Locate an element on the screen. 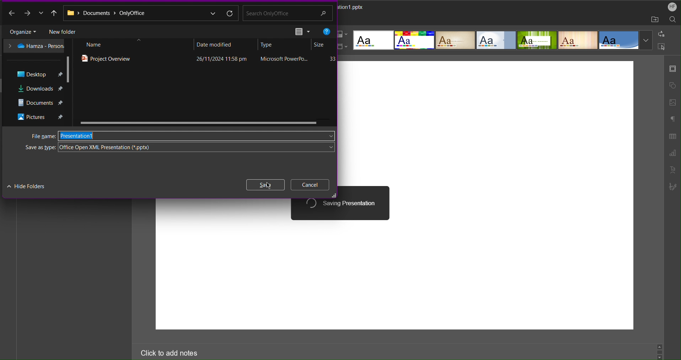 Image resolution: width=681 pixels, height=360 pixels. Go up is located at coordinates (660, 345).